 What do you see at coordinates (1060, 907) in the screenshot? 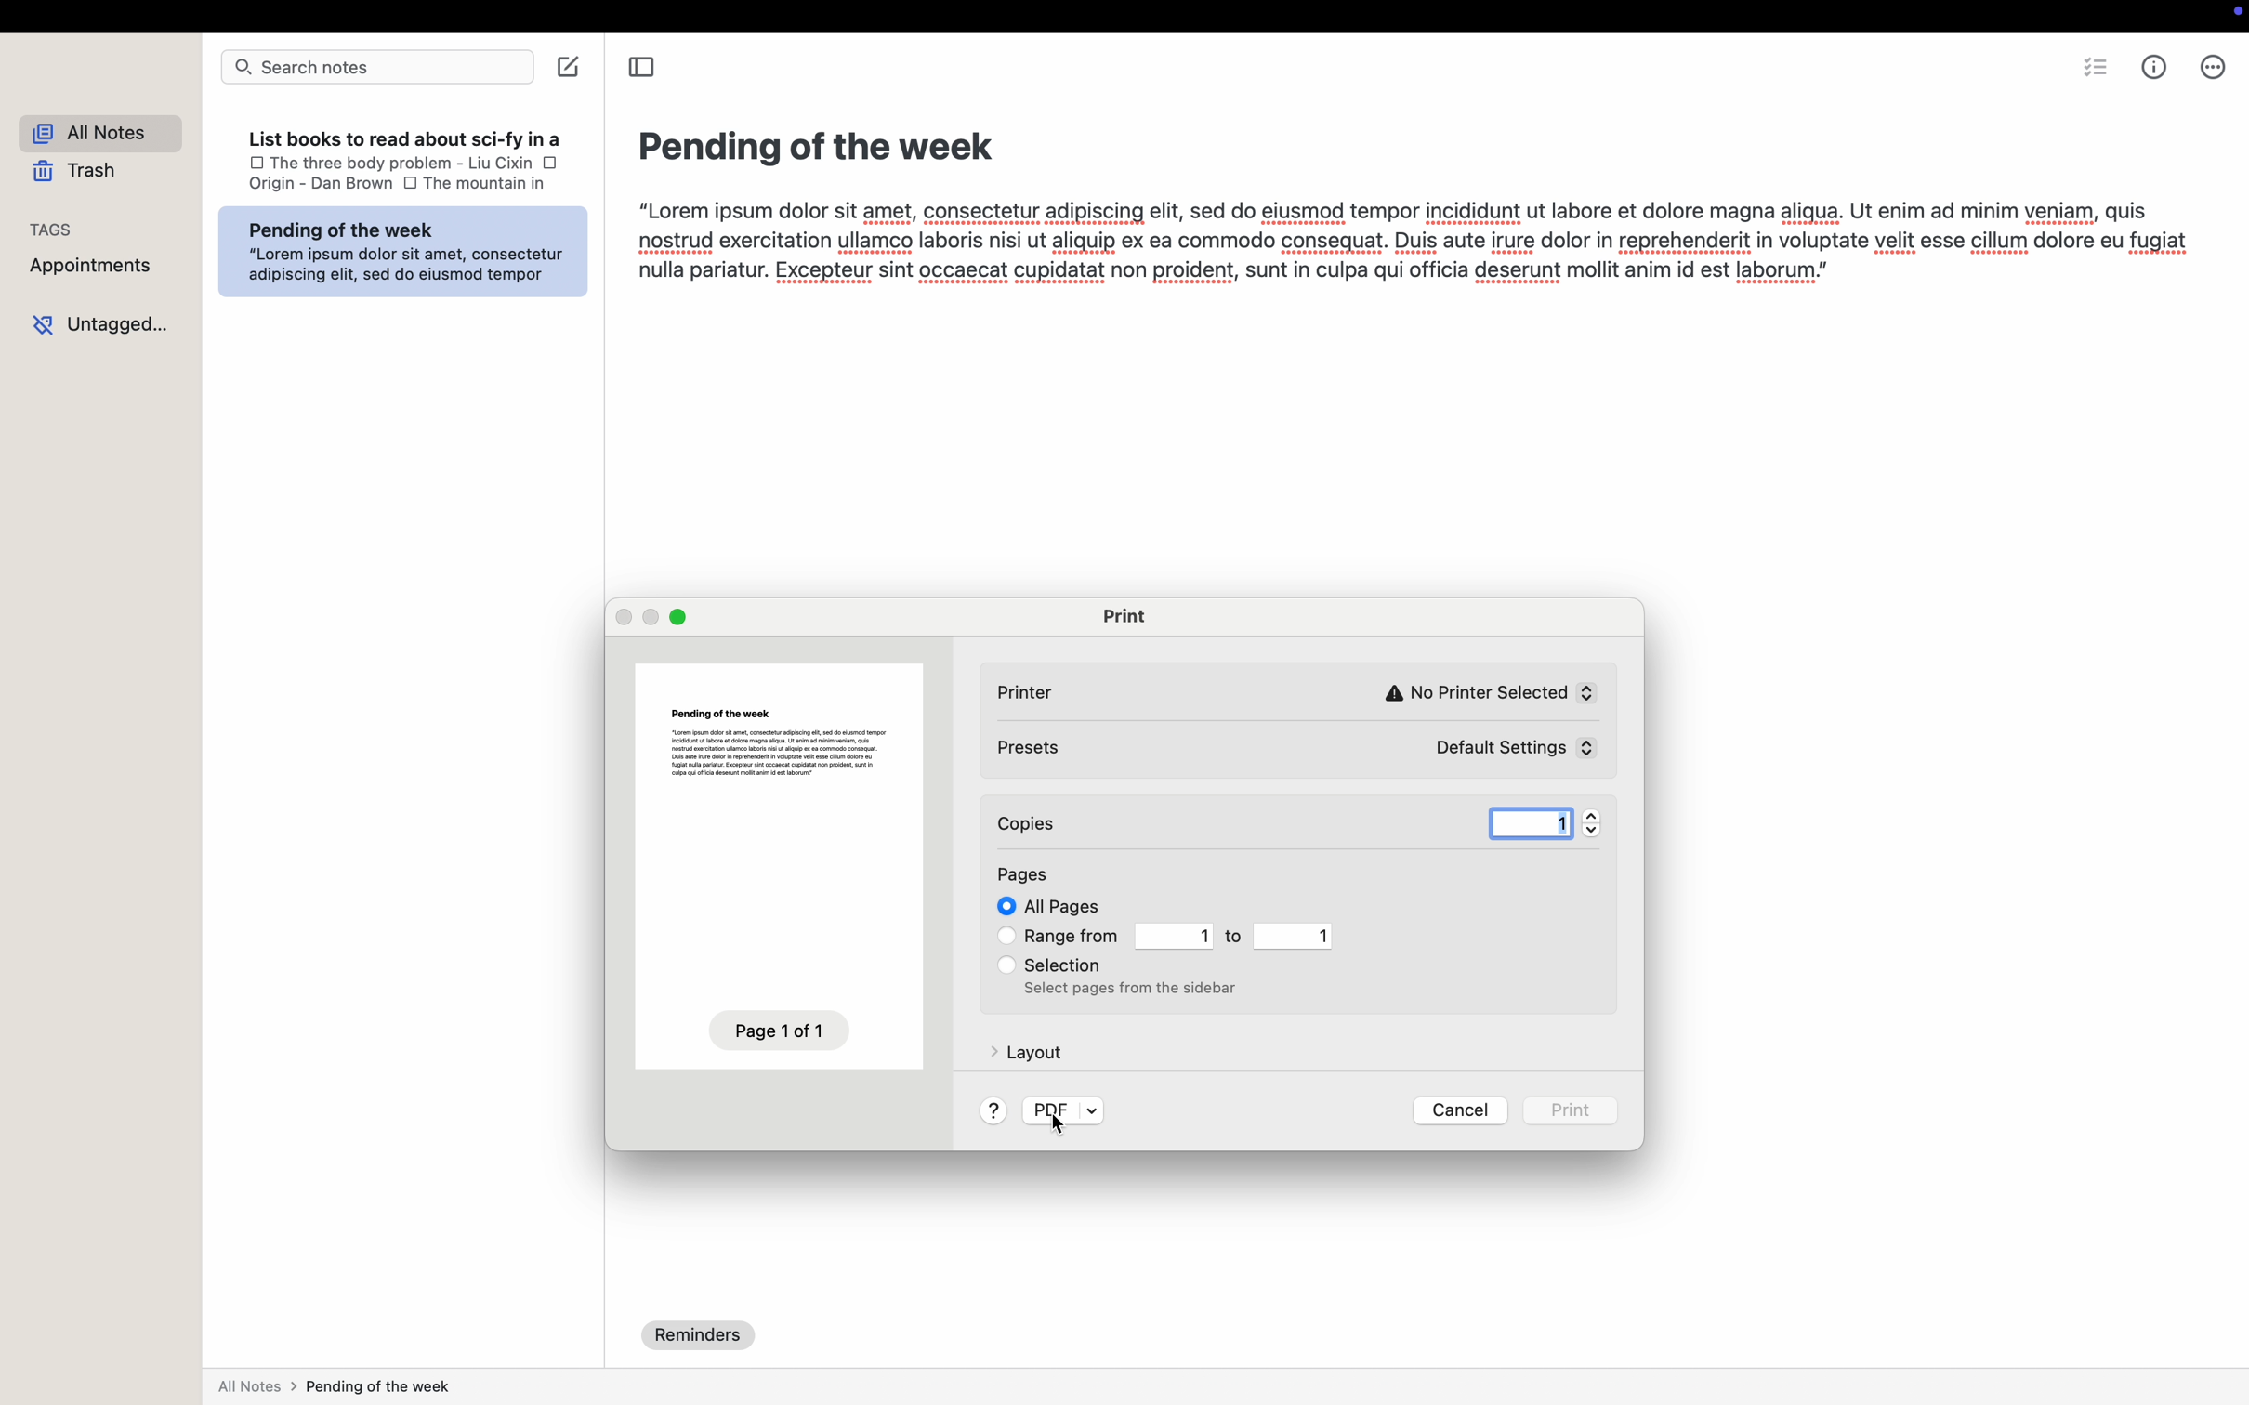
I see `all pages` at bounding box center [1060, 907].